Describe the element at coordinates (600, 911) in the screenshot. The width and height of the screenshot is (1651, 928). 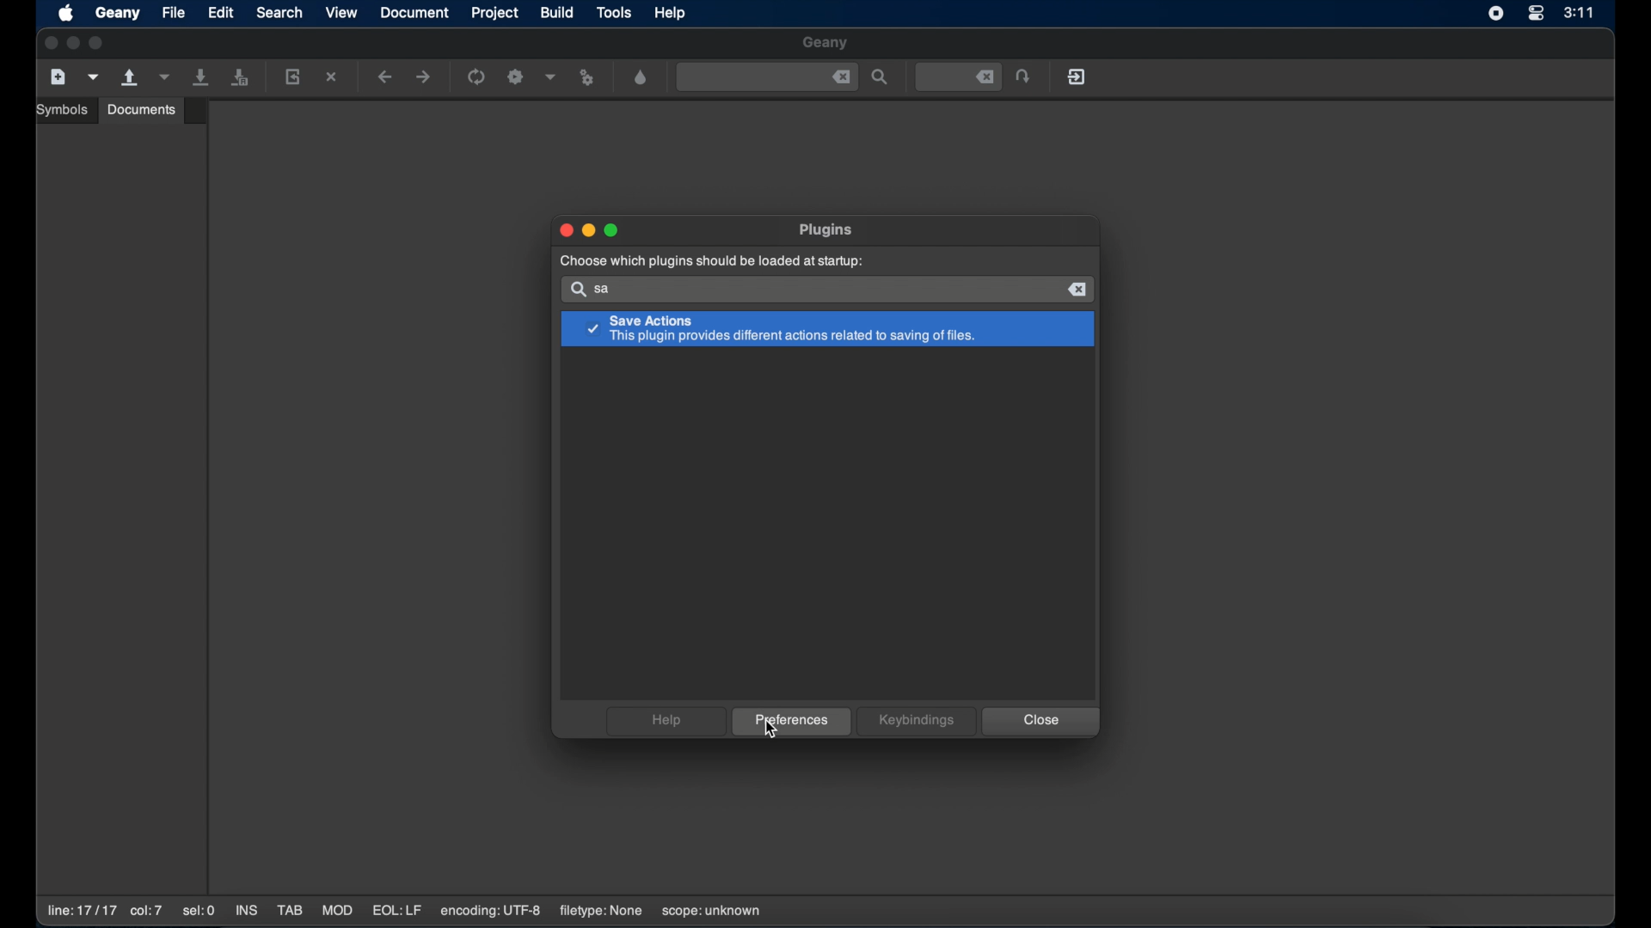
I see `filetype: none` at that location.